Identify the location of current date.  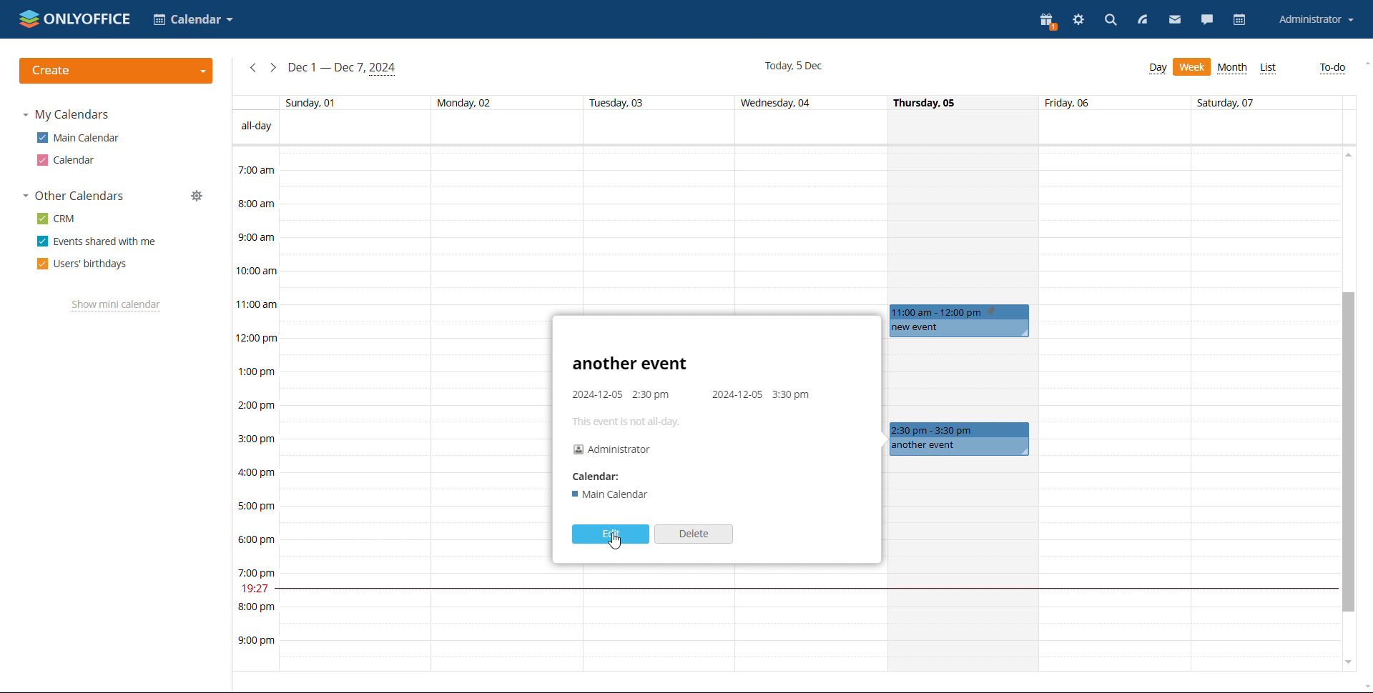
(794, 66).